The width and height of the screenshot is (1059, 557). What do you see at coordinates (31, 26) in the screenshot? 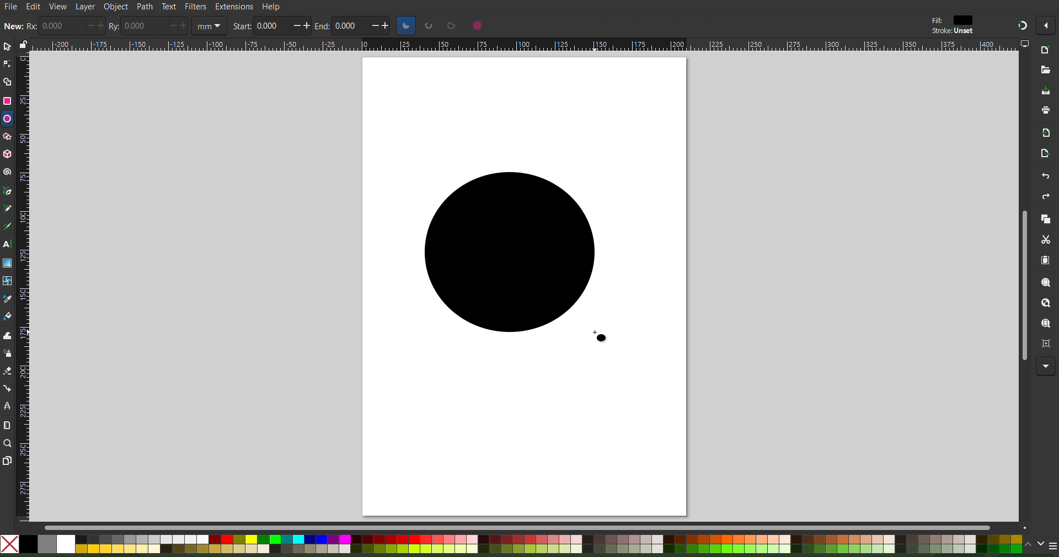
I see `rx` at bounding box center [31, 26].